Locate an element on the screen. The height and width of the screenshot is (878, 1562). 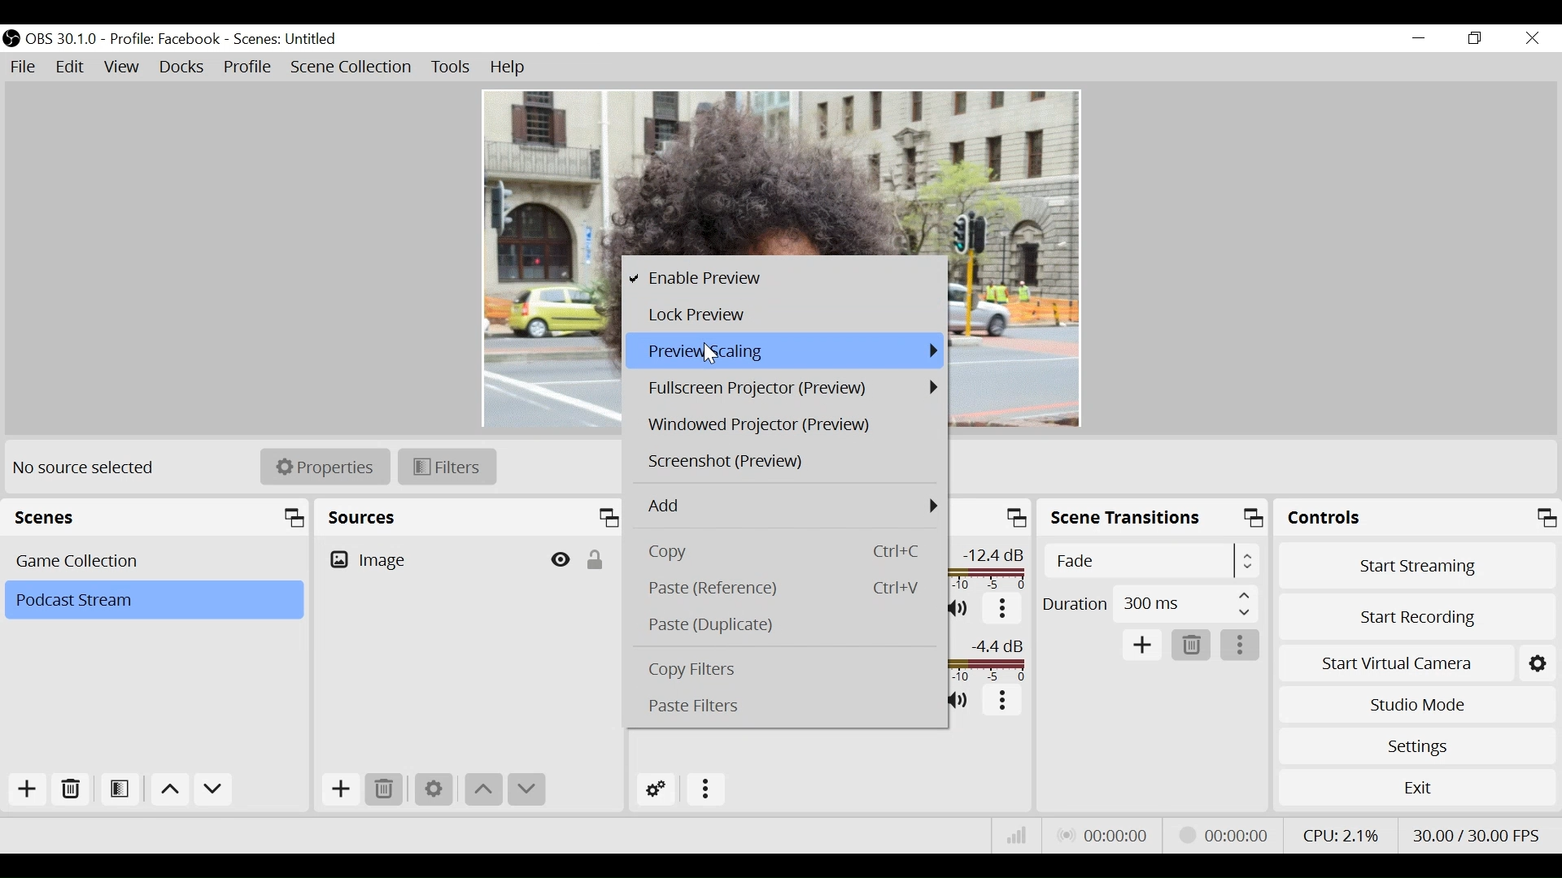
Move down is located at coordinates (525, 789).